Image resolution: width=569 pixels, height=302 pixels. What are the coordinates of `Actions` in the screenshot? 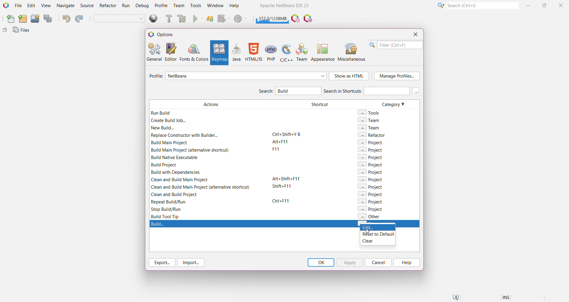 It's located at (209, 159).